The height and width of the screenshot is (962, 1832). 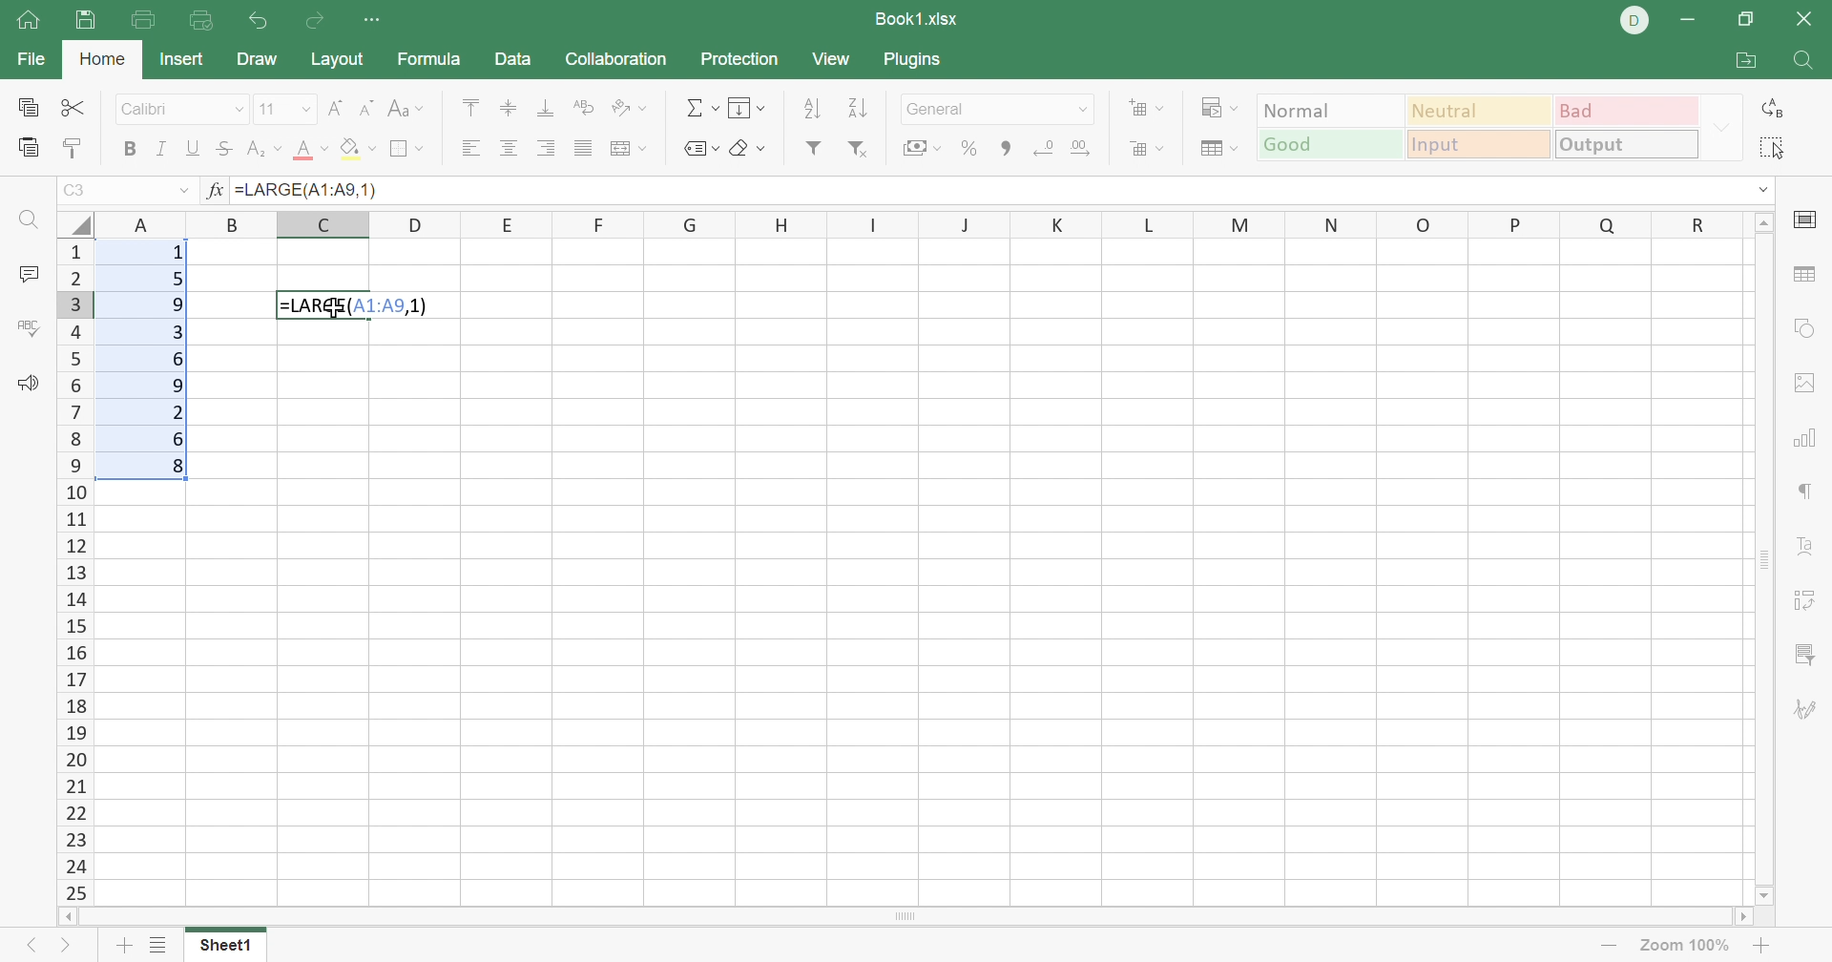 I want to click on Book1.xlsx, so click(x=917, y=16).